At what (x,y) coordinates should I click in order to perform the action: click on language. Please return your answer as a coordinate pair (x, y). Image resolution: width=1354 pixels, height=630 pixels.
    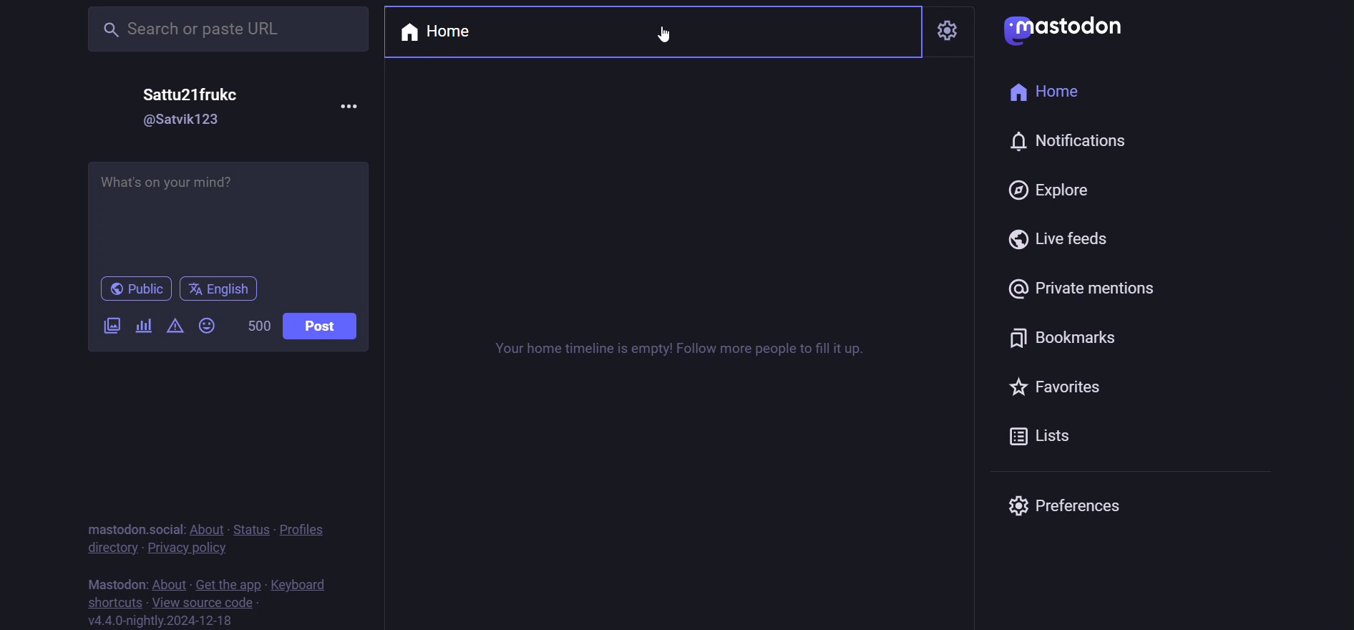
    Looking at the image, I should click on (223, 287).